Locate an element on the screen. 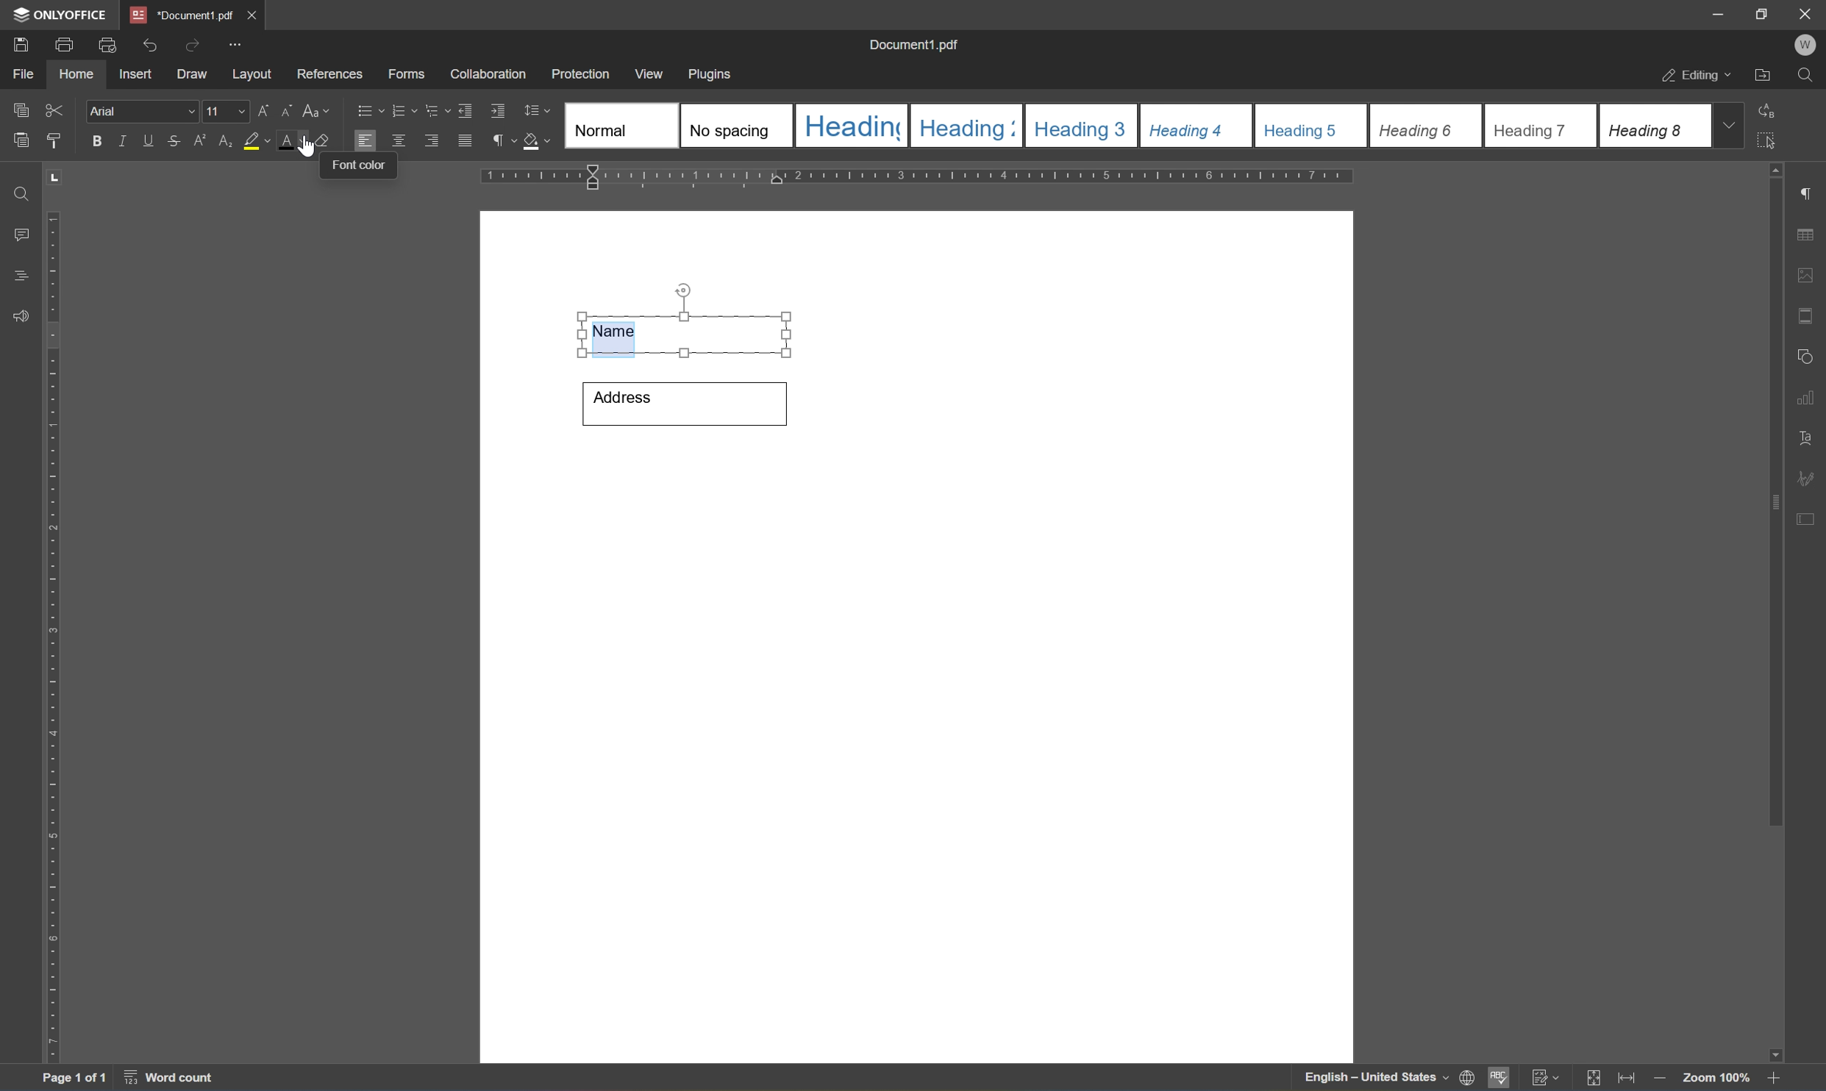 Image resolution: width=1826 pixels, height=1091 pixels. increase indent is located at coordinates (499, 110).